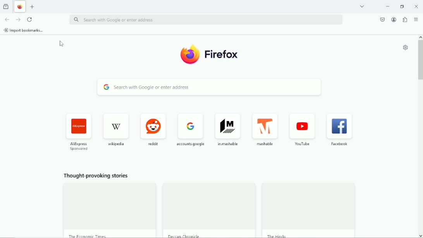  Describe the element at coordinates (267, 130) in the screenshot. I see `mashable` at that location.